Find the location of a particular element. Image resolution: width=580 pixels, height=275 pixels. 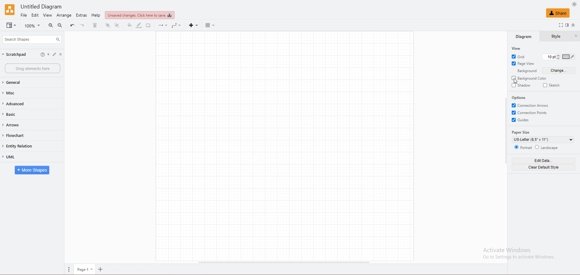

arrows is located at coordinates (23, 125).